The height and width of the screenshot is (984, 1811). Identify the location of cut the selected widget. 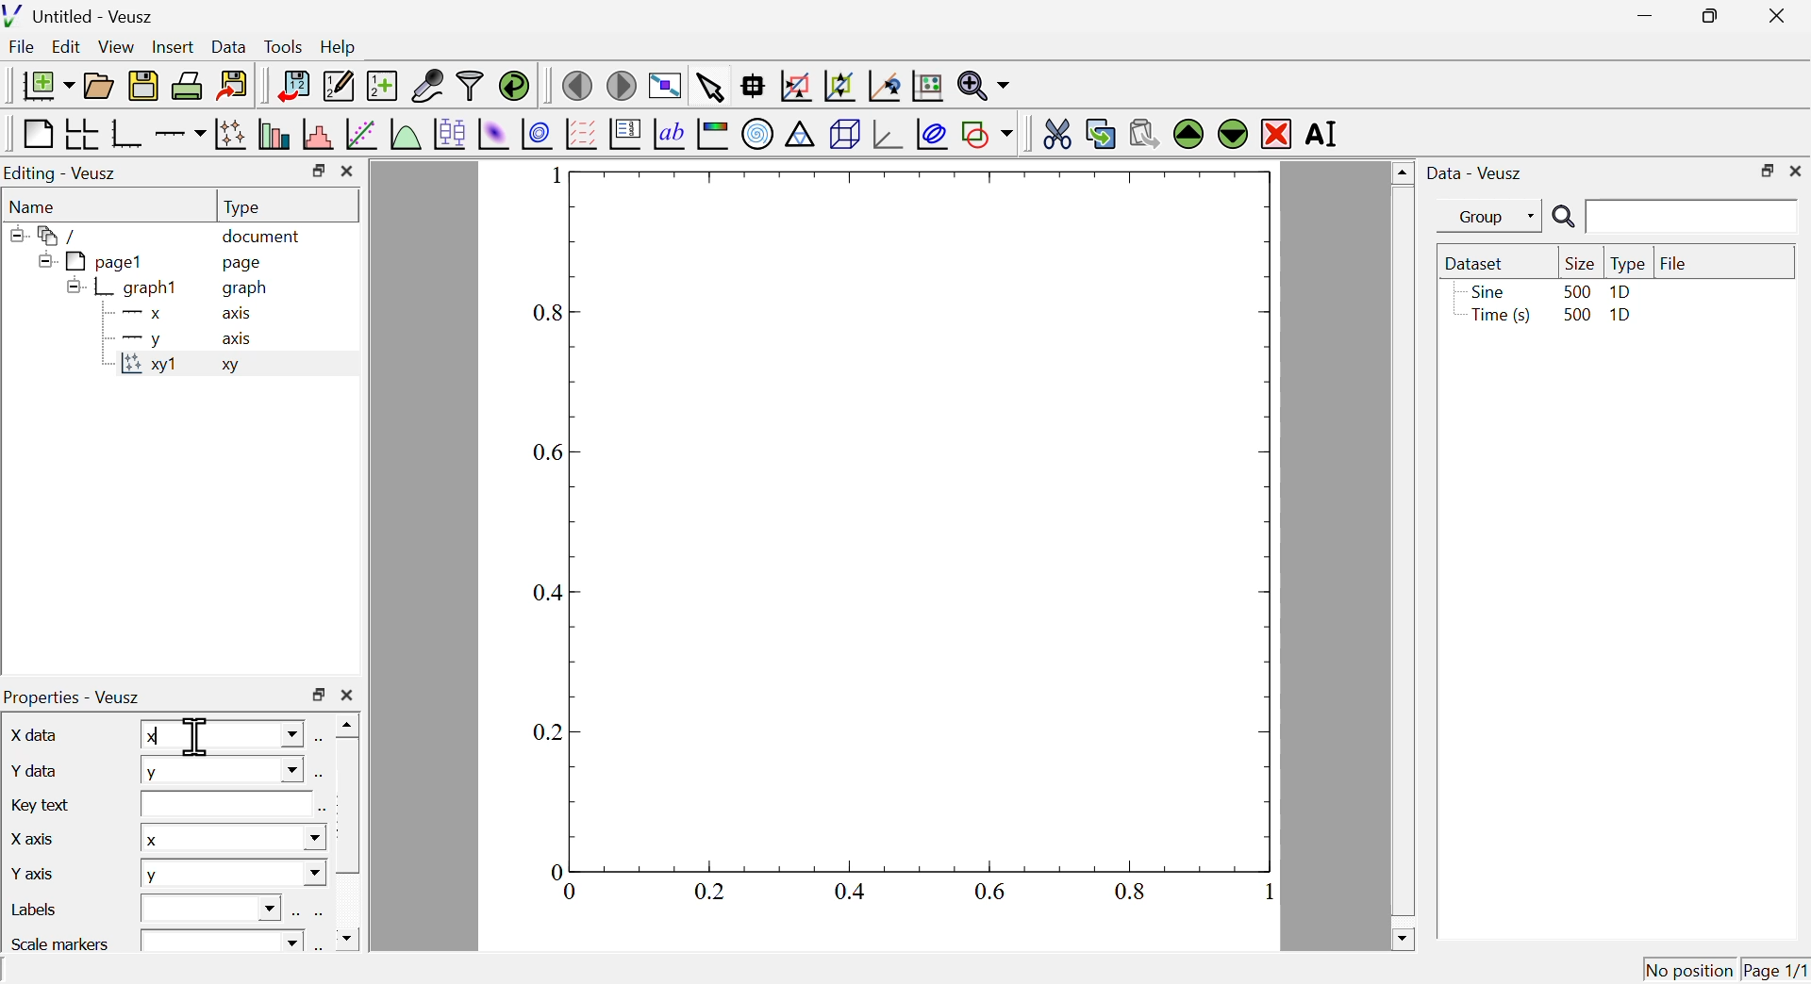
(1054, 132).